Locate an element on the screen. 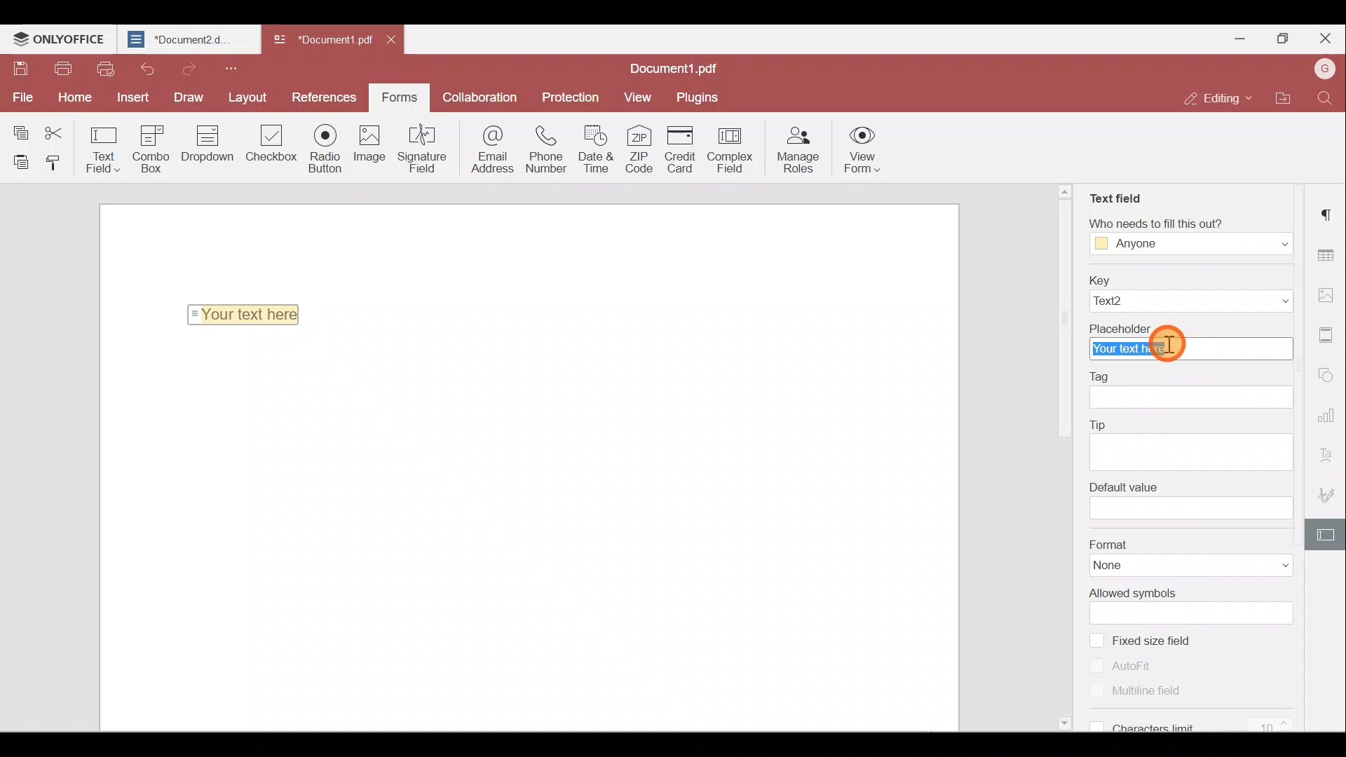  Close document is located at coordinates (395, 42).